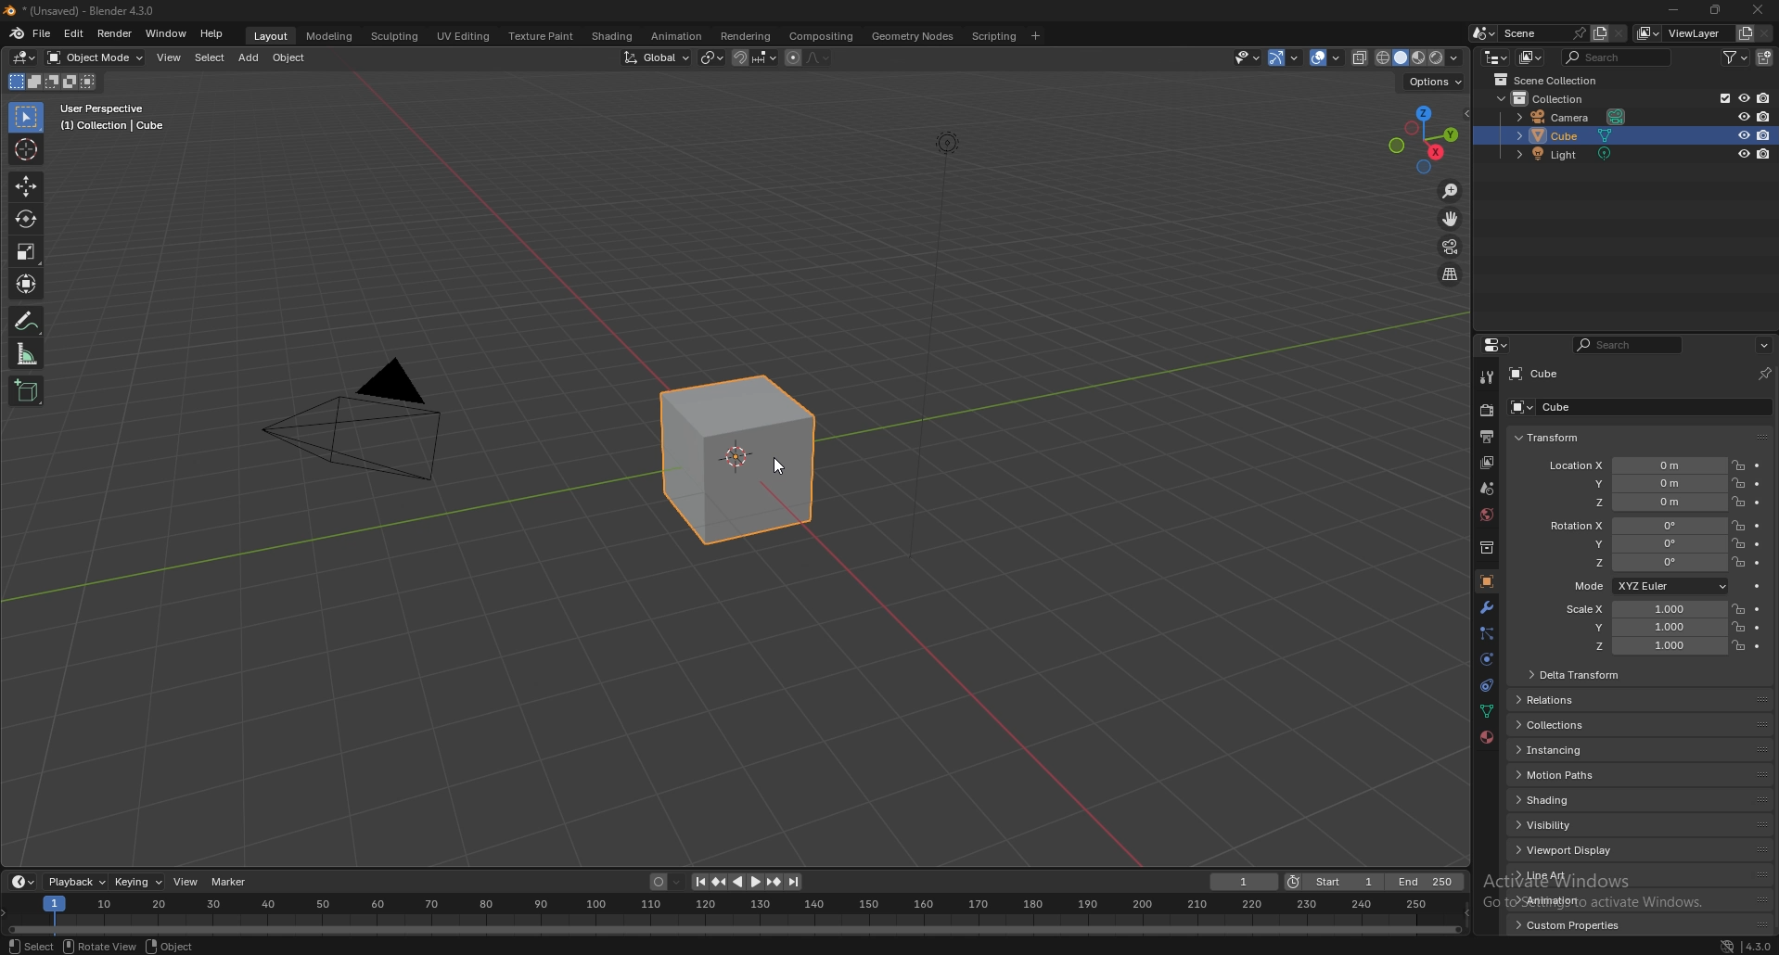  Describe the element at coordinates (168, 33) in the screenshot. I see `window` at that location.